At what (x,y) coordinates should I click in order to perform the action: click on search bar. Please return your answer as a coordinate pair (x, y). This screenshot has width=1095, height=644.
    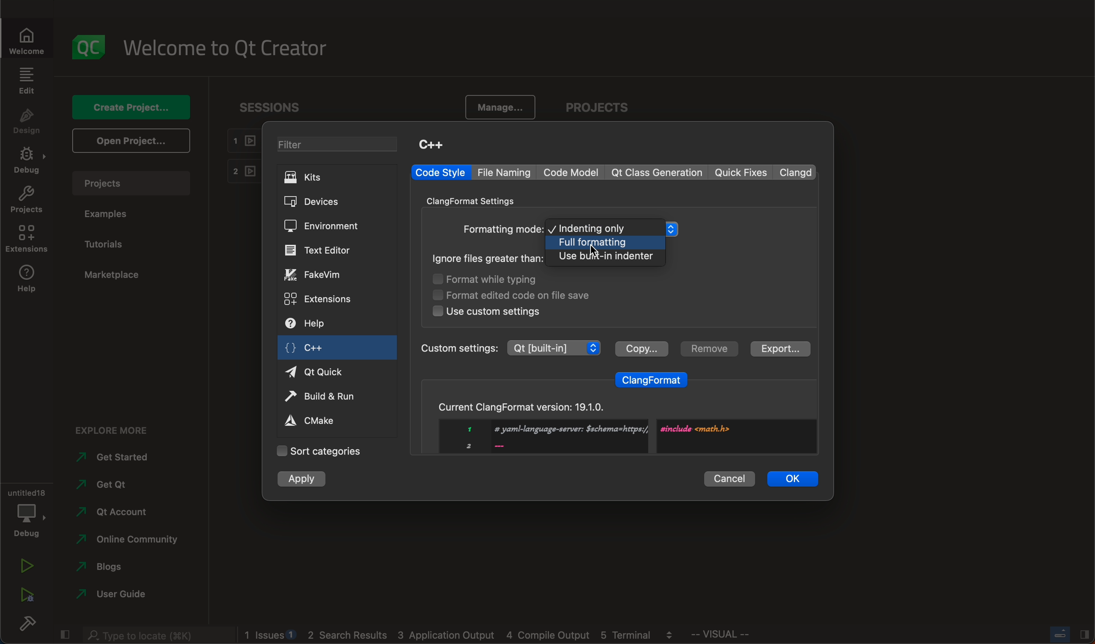
    Looking at the image, I should click on (156, 634).